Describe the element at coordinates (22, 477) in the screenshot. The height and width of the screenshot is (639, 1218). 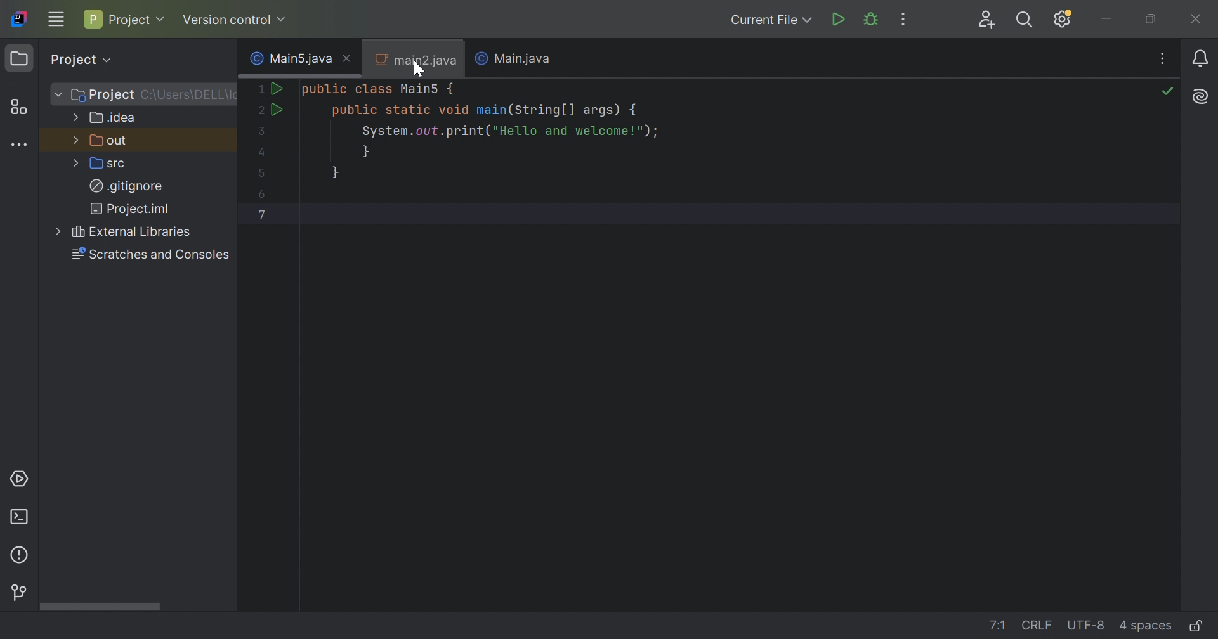
I see `Services` at that location.